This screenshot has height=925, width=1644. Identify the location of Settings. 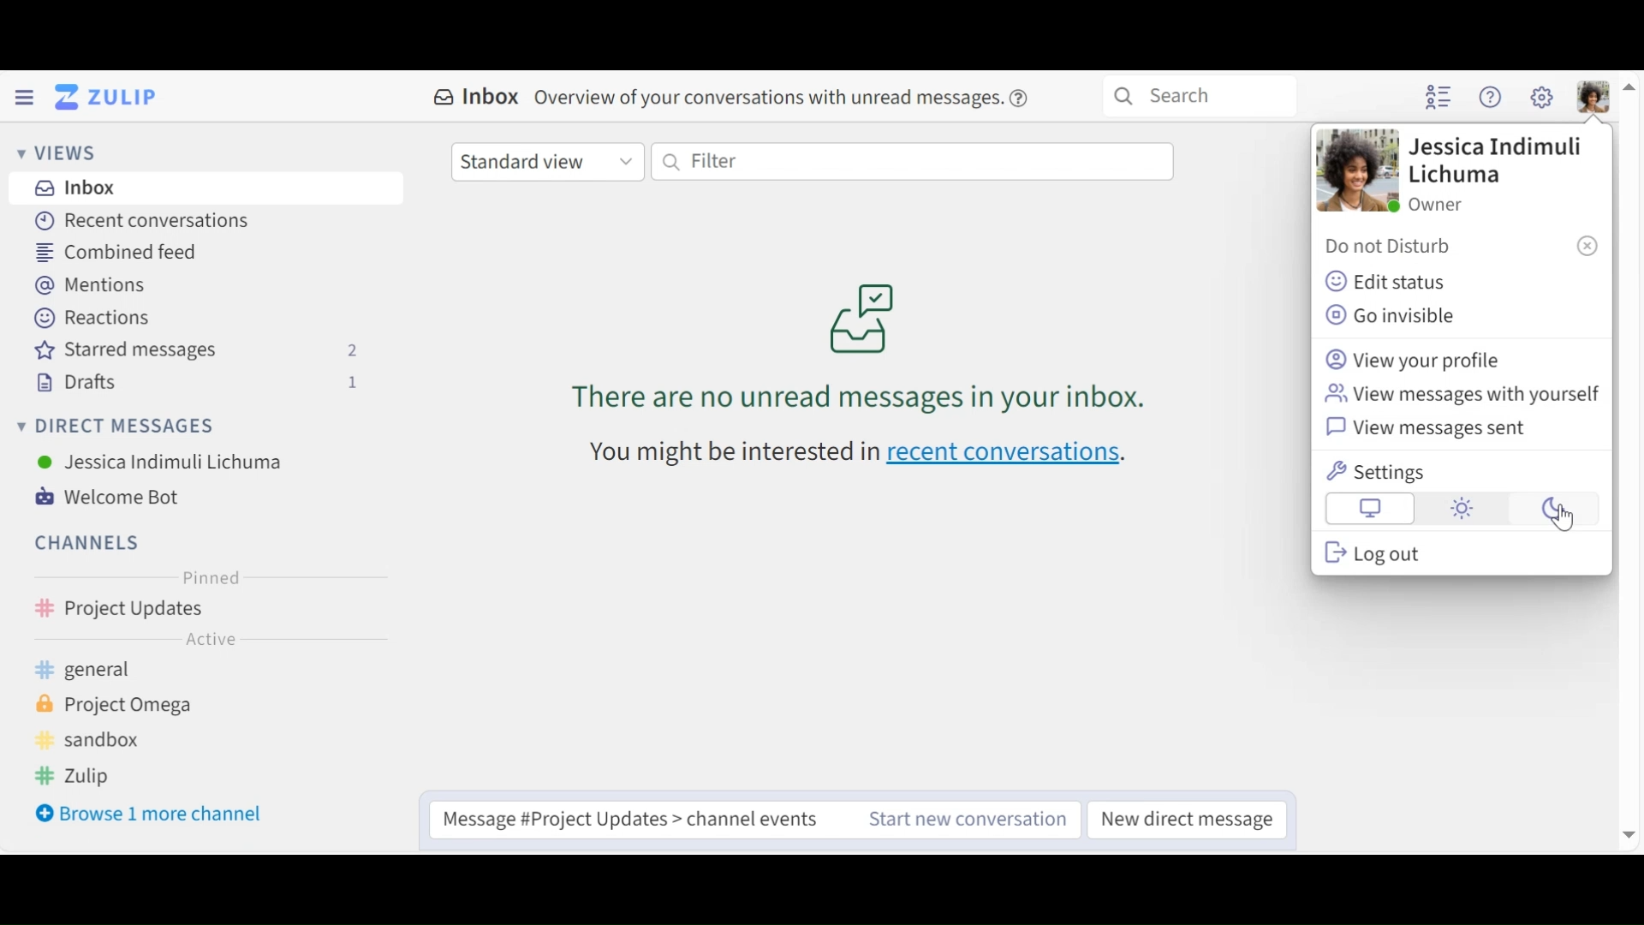
(1380, 472).